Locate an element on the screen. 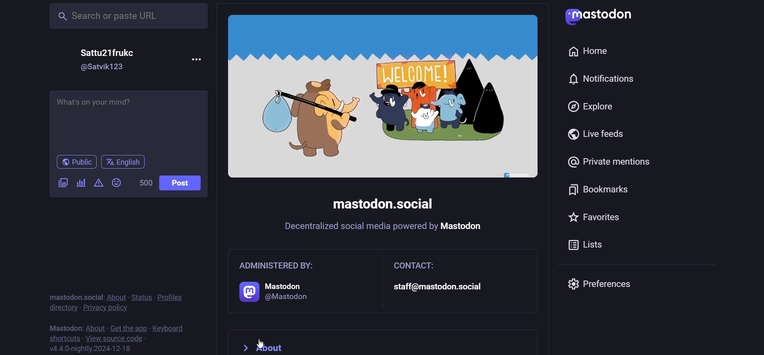  shortcut is located at coordinates (62, 337).